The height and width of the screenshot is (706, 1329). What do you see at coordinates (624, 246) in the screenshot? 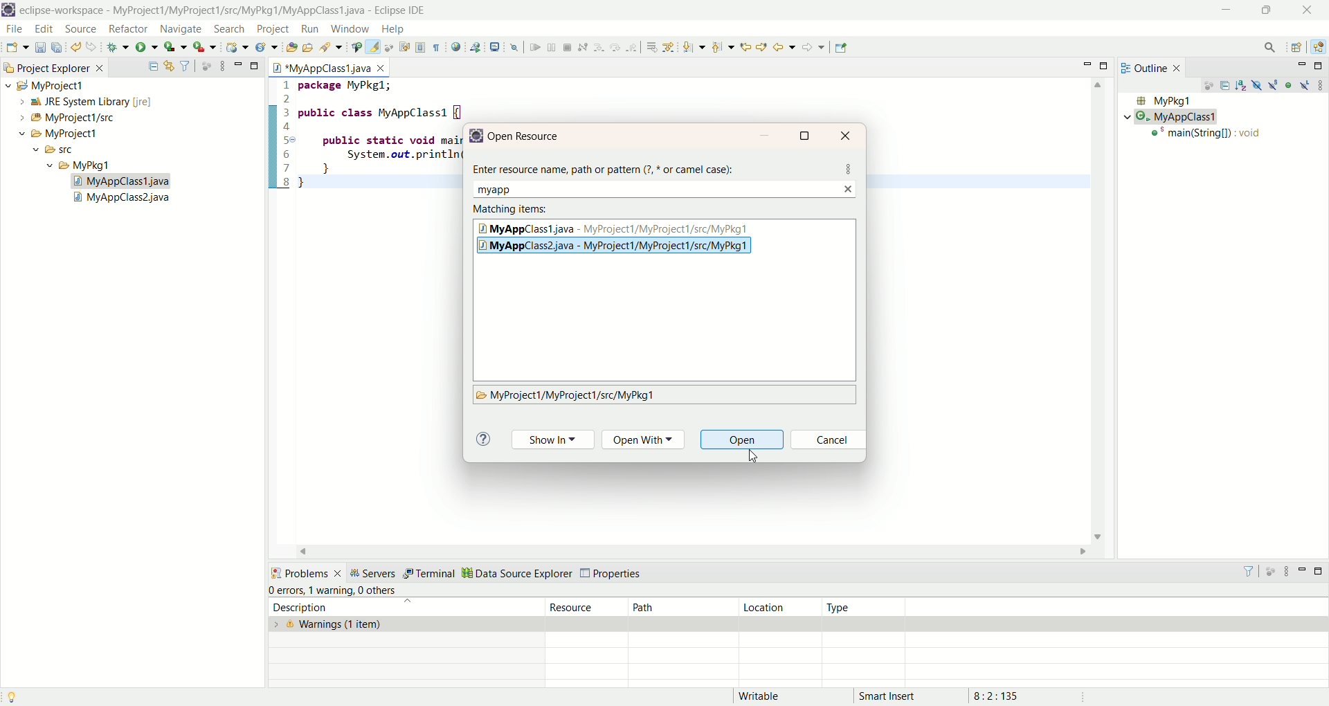
I see `MyAppClass2java - MyProject1/MyProject1/src/MyPkgl` at bounding box center [624, 246].